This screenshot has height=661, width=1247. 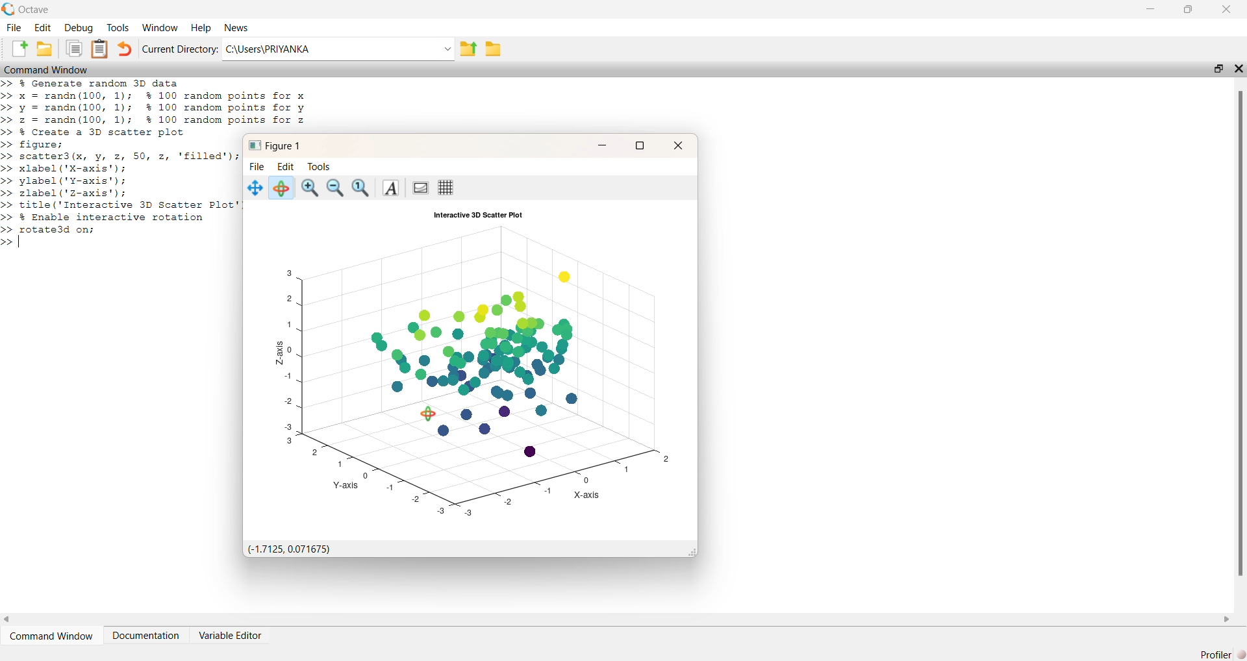 What do you see at coordinates (231, 634) in the screenshot?
I see `Variable Editor` at bounding box center [231, 634].